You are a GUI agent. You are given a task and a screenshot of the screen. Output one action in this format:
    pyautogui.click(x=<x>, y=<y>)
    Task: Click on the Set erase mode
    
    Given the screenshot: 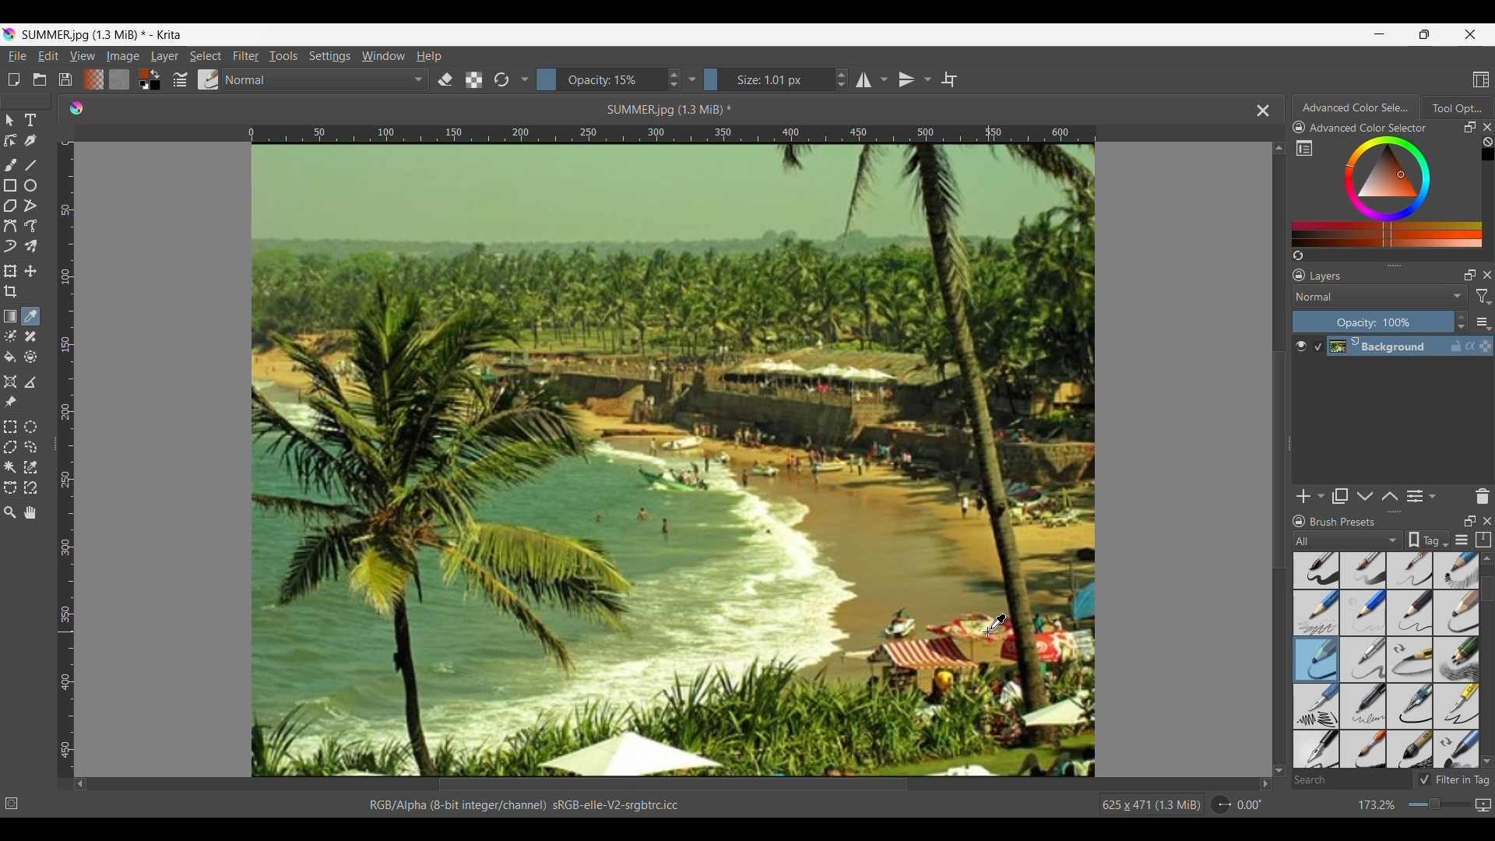 What is the action you would take?
    pyautogui.click(x=445, y=80)
    